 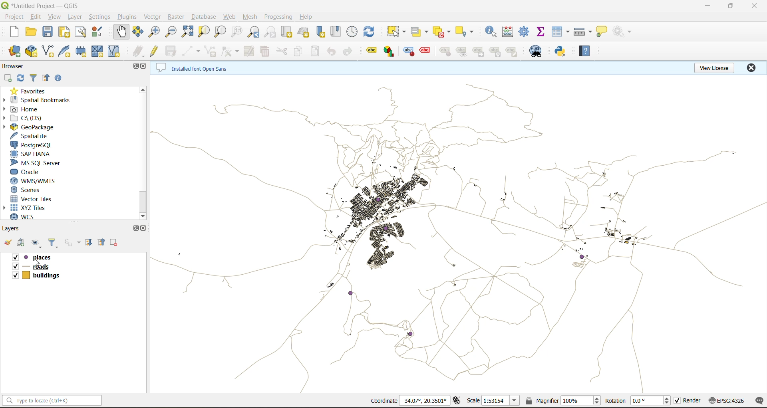 What do you see at coordinates (62, 32) in the screenshot?
I see `print layout` at bounding box center [62, 32].